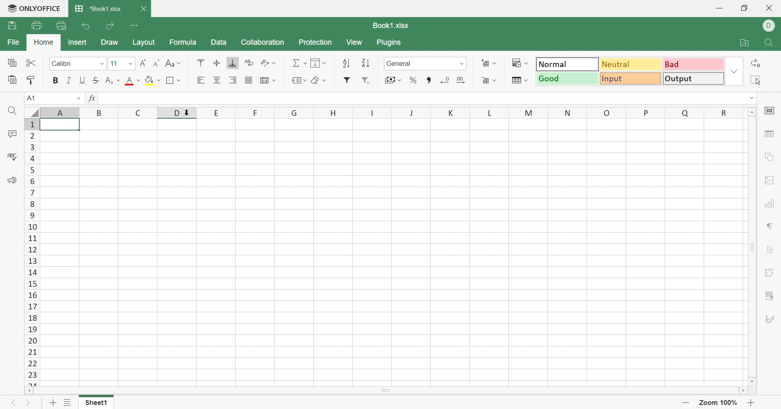  What do you see at coordinates (102, 63) in the screenshot?
I see `Drop Down` at bounding box center [102, 63].